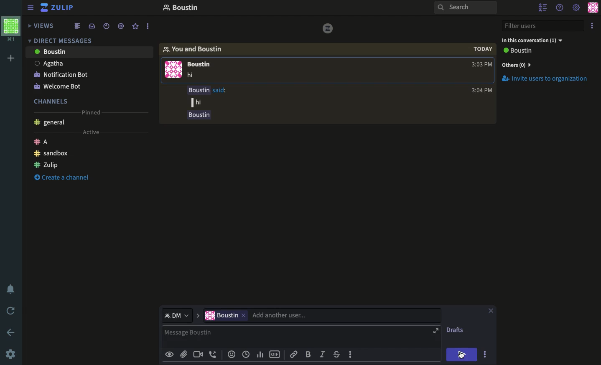 Image resolution: width=601 pixels, height=365 pixels. I want to click on Thread name, so click(180, 9).